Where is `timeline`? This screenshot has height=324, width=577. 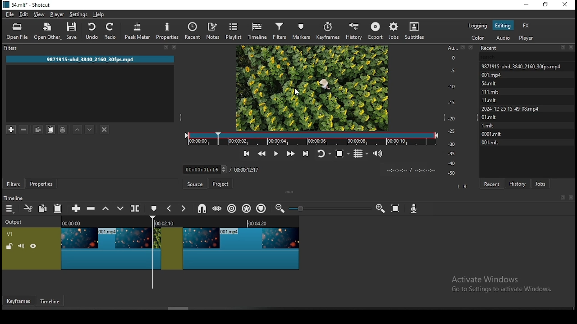 timeline is located at coordinates (13, 198).